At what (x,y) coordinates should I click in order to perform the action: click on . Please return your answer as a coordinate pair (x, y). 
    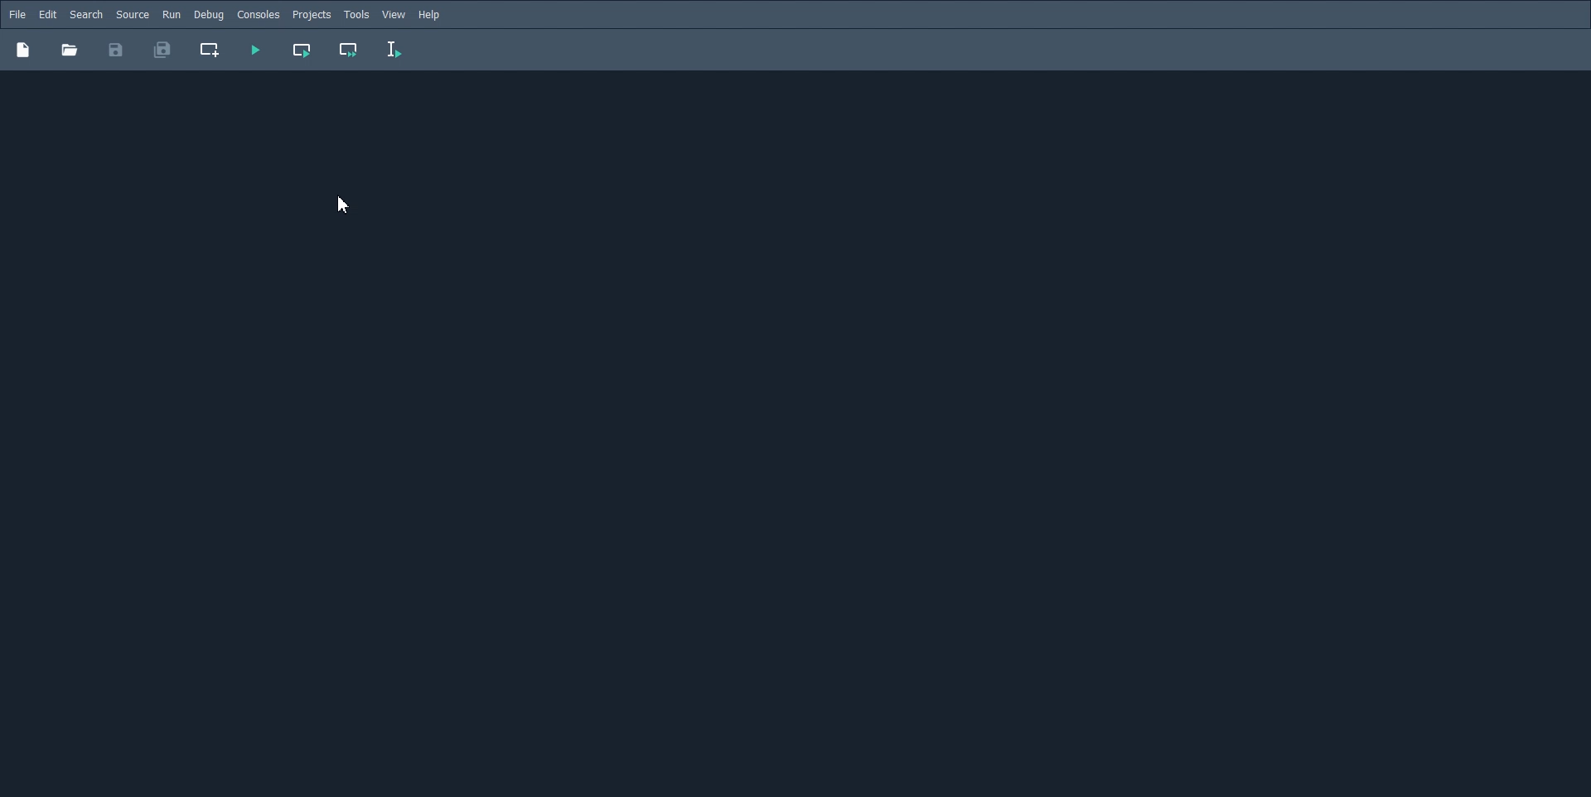
    Looking at the image, I should click on (69, 50).